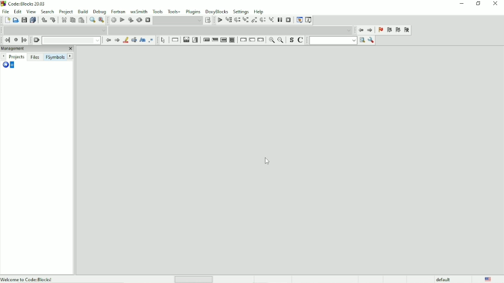 This screenshot has width=504, height=283. What do you see at coordinates (360, 30) in the screenshot?
I see `Jump back` at bounding box center [360, 30].